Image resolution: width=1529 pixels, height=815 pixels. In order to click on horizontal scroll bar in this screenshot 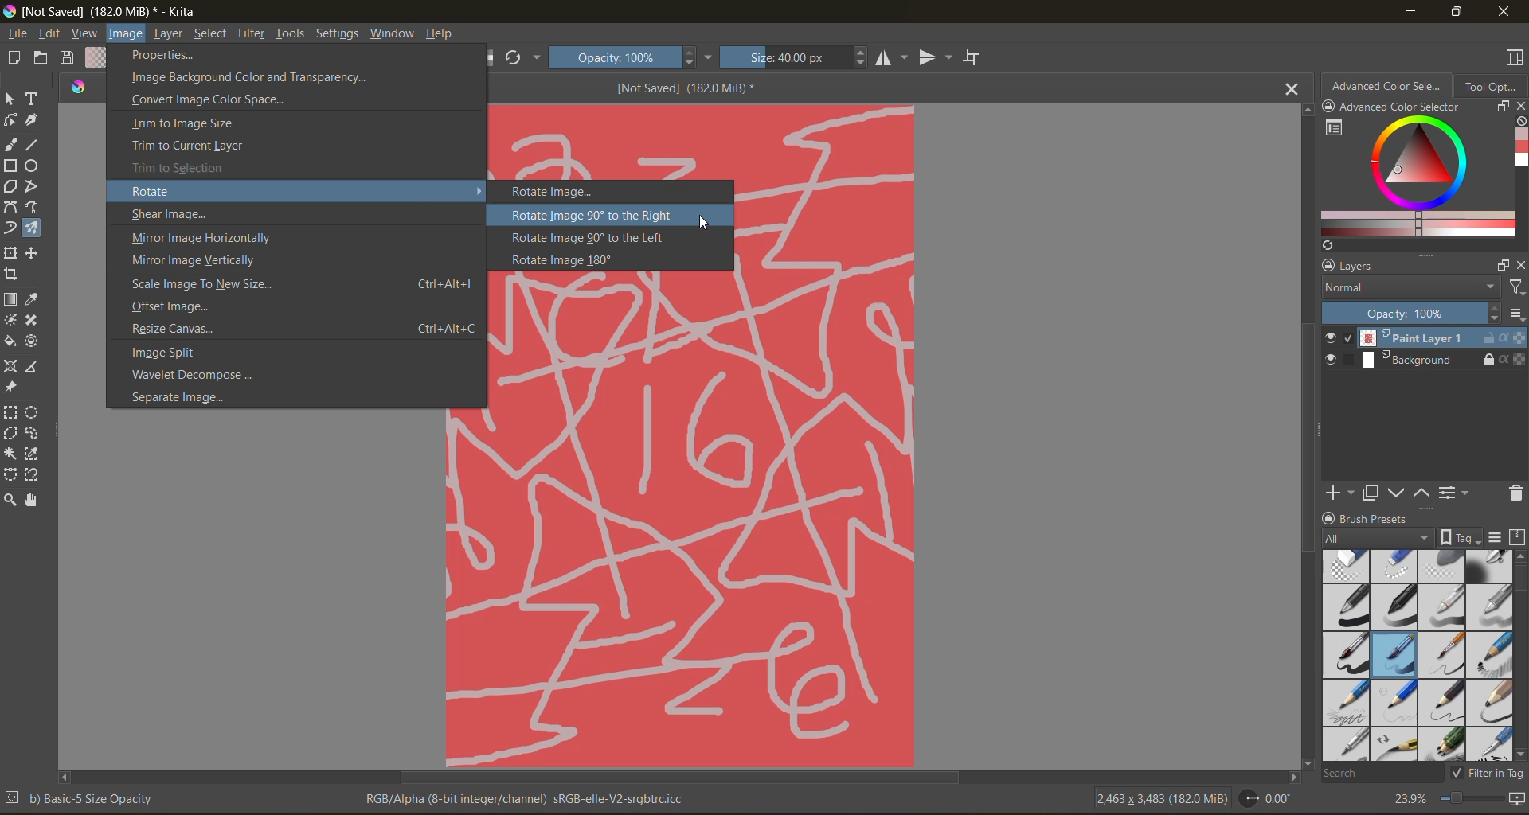, I will do `click(683, 778)`.